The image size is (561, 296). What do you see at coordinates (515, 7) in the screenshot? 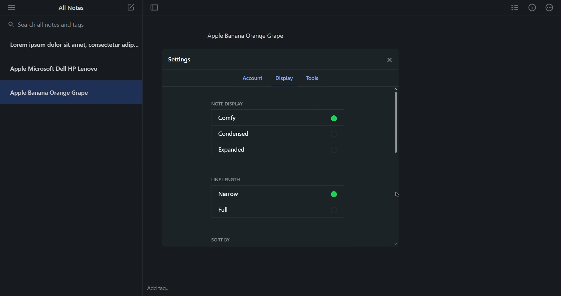
I see `Checklist` at bounding box center [515, 7].